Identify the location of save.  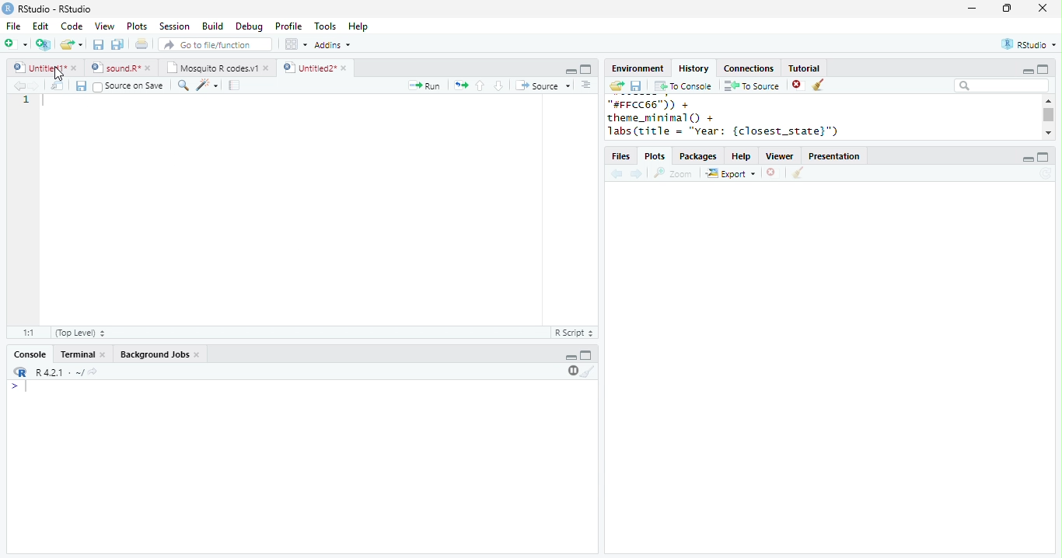
(98, 44).